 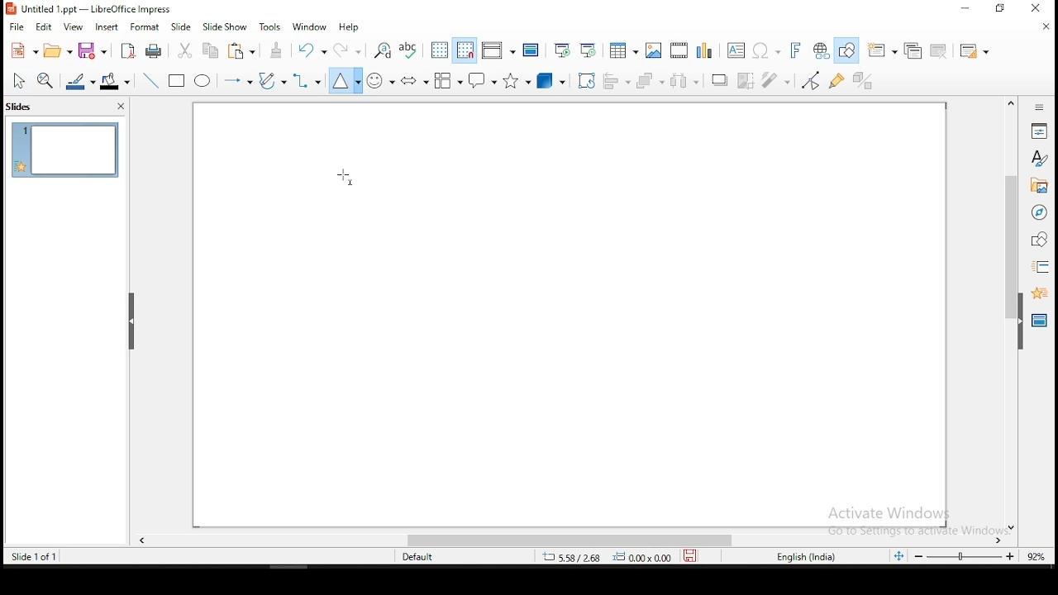 What do you see at coordinates (215, 53) in the screenshot?
I see `copy` at bounding box center [215, 53].